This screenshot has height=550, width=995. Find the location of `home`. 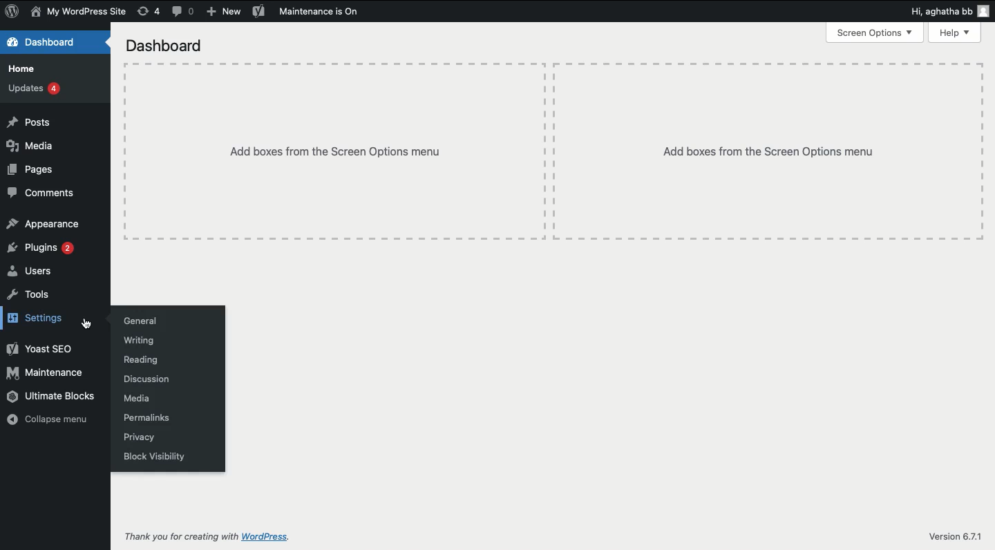

home is located at coordinates (23, 68).